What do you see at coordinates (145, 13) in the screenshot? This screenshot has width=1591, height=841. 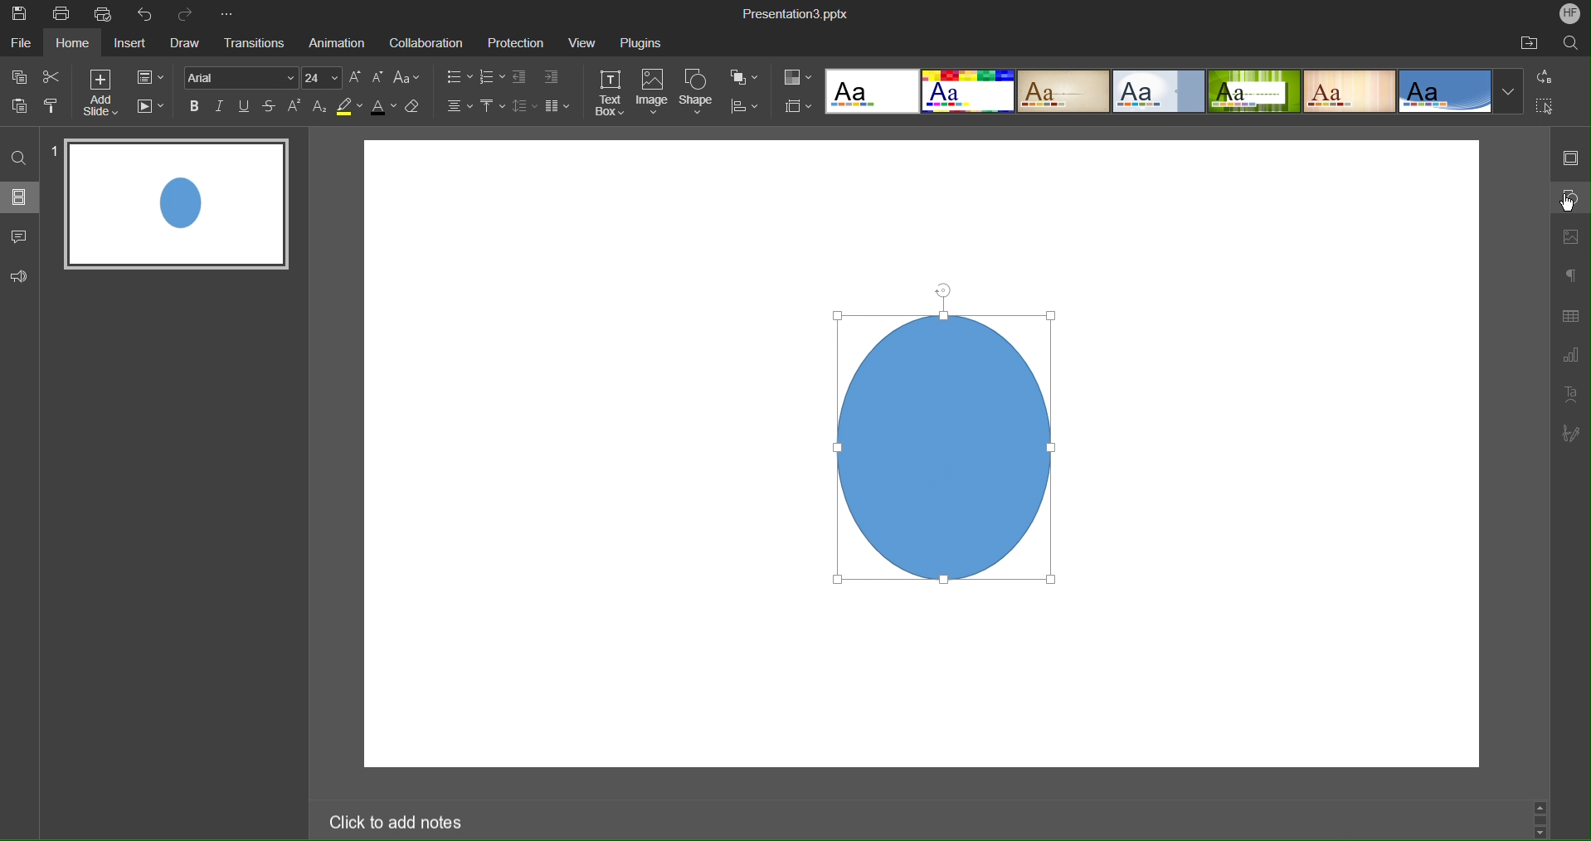 I see `Undo` at bounding box center [145, 13].